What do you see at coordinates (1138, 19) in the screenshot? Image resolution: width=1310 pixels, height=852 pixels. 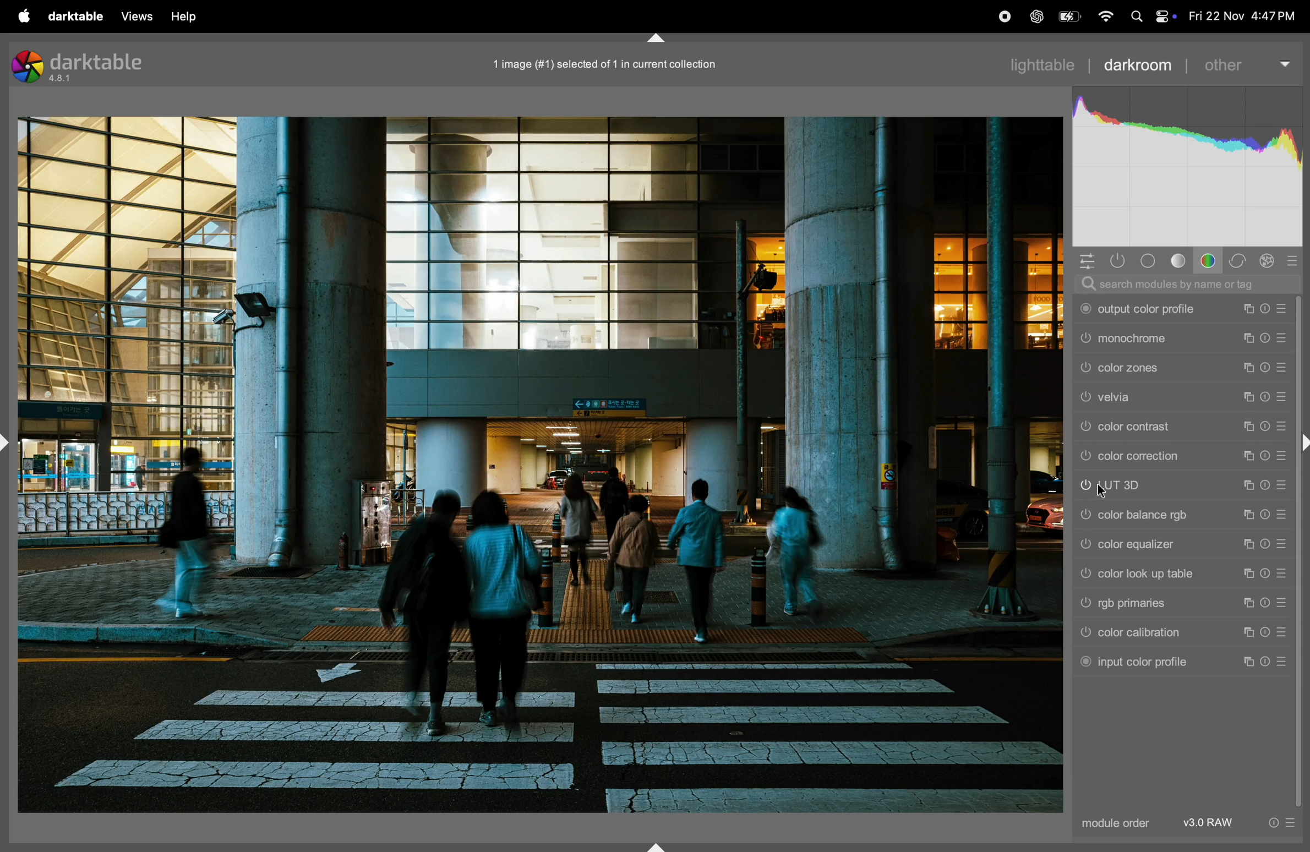 I see `spotlight search` at bounding box center [1138, 19].